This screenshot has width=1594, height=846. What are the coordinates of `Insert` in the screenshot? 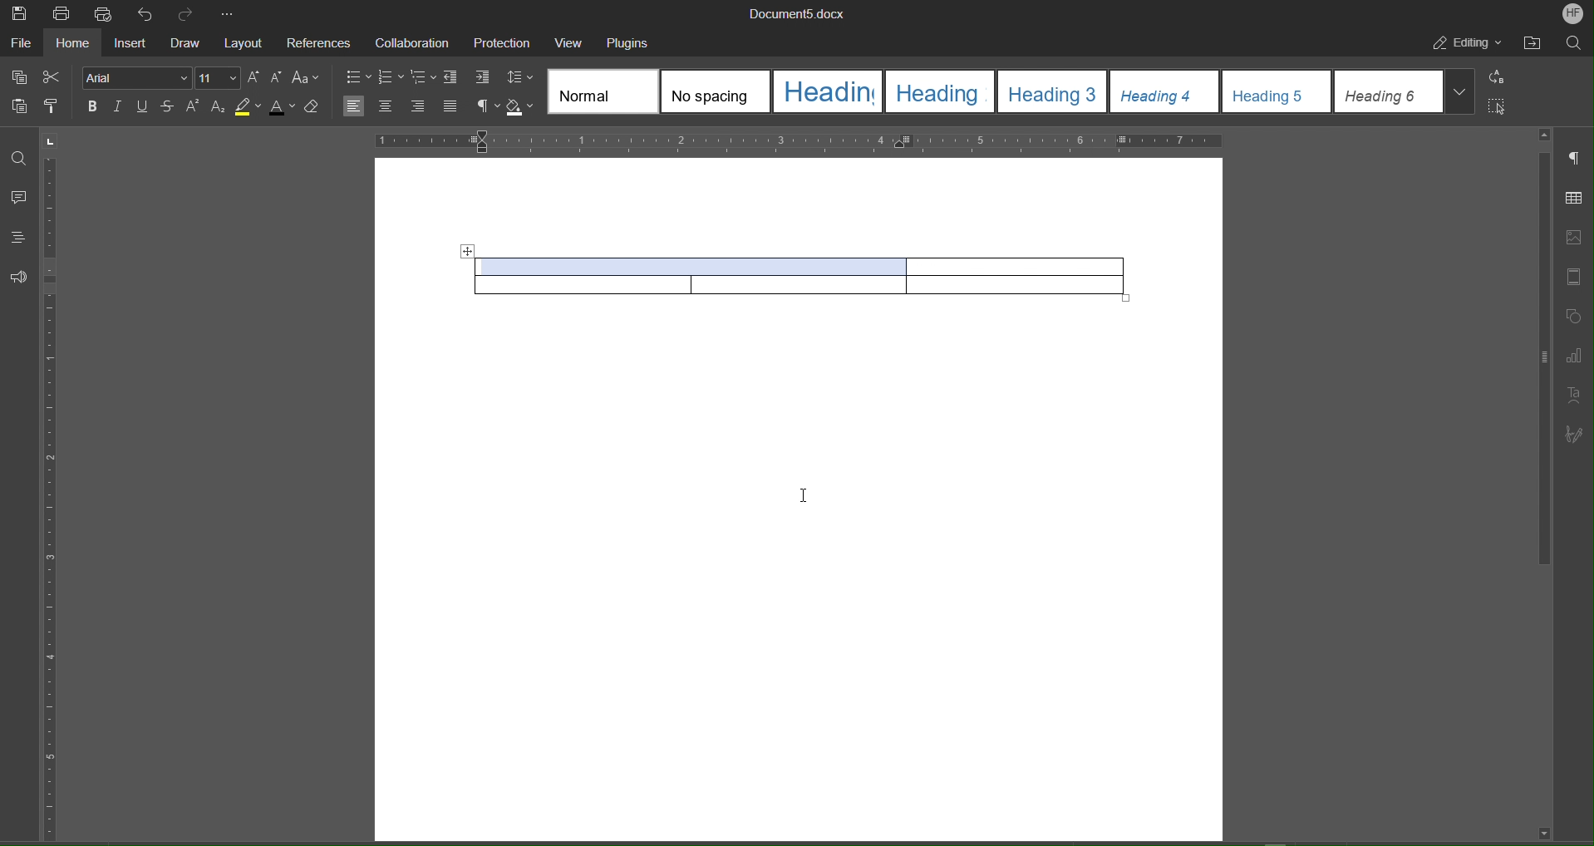 It's located at (134, 45).